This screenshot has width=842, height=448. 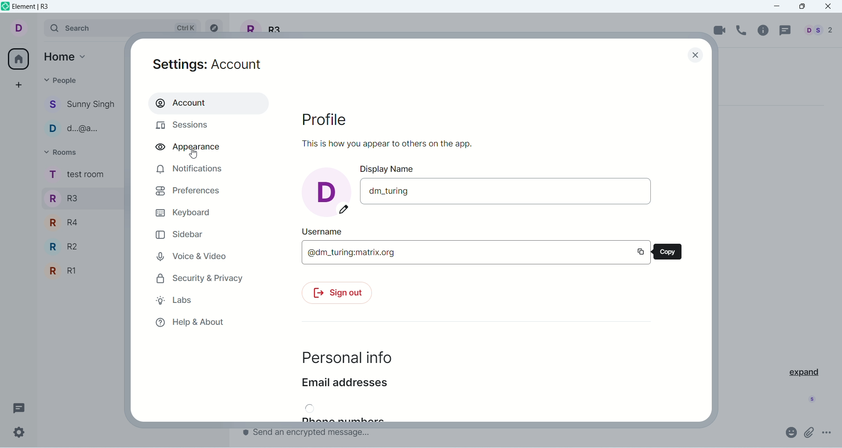 What do you see at coordinates (215, 28) in the screenshot?
I see `explore rooms` at bounding box center [215, 28].